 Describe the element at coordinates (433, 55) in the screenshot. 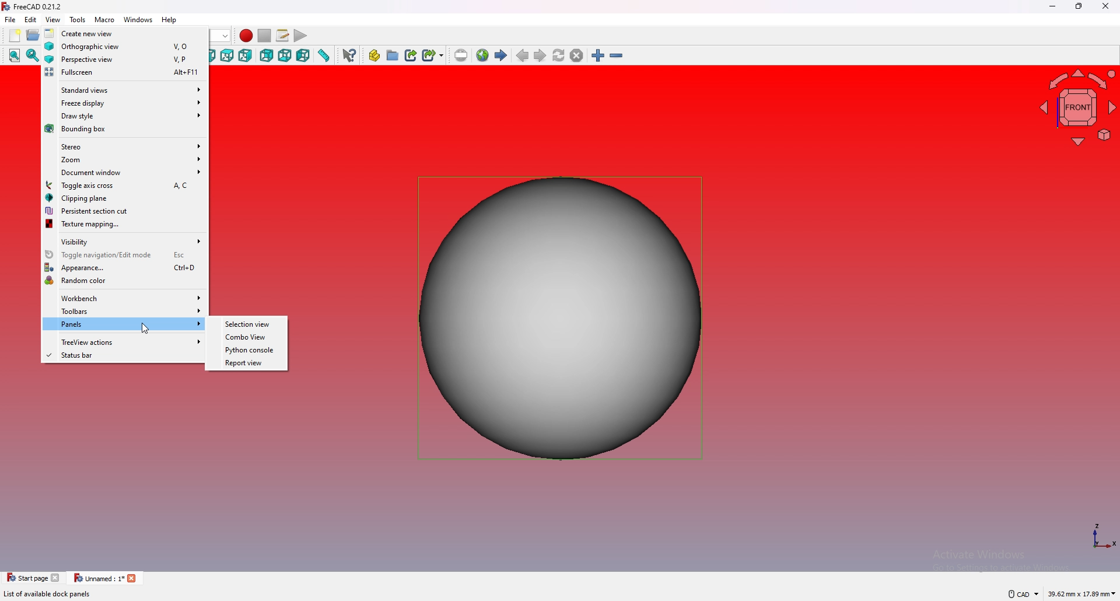

I see `create sublink` at that location.